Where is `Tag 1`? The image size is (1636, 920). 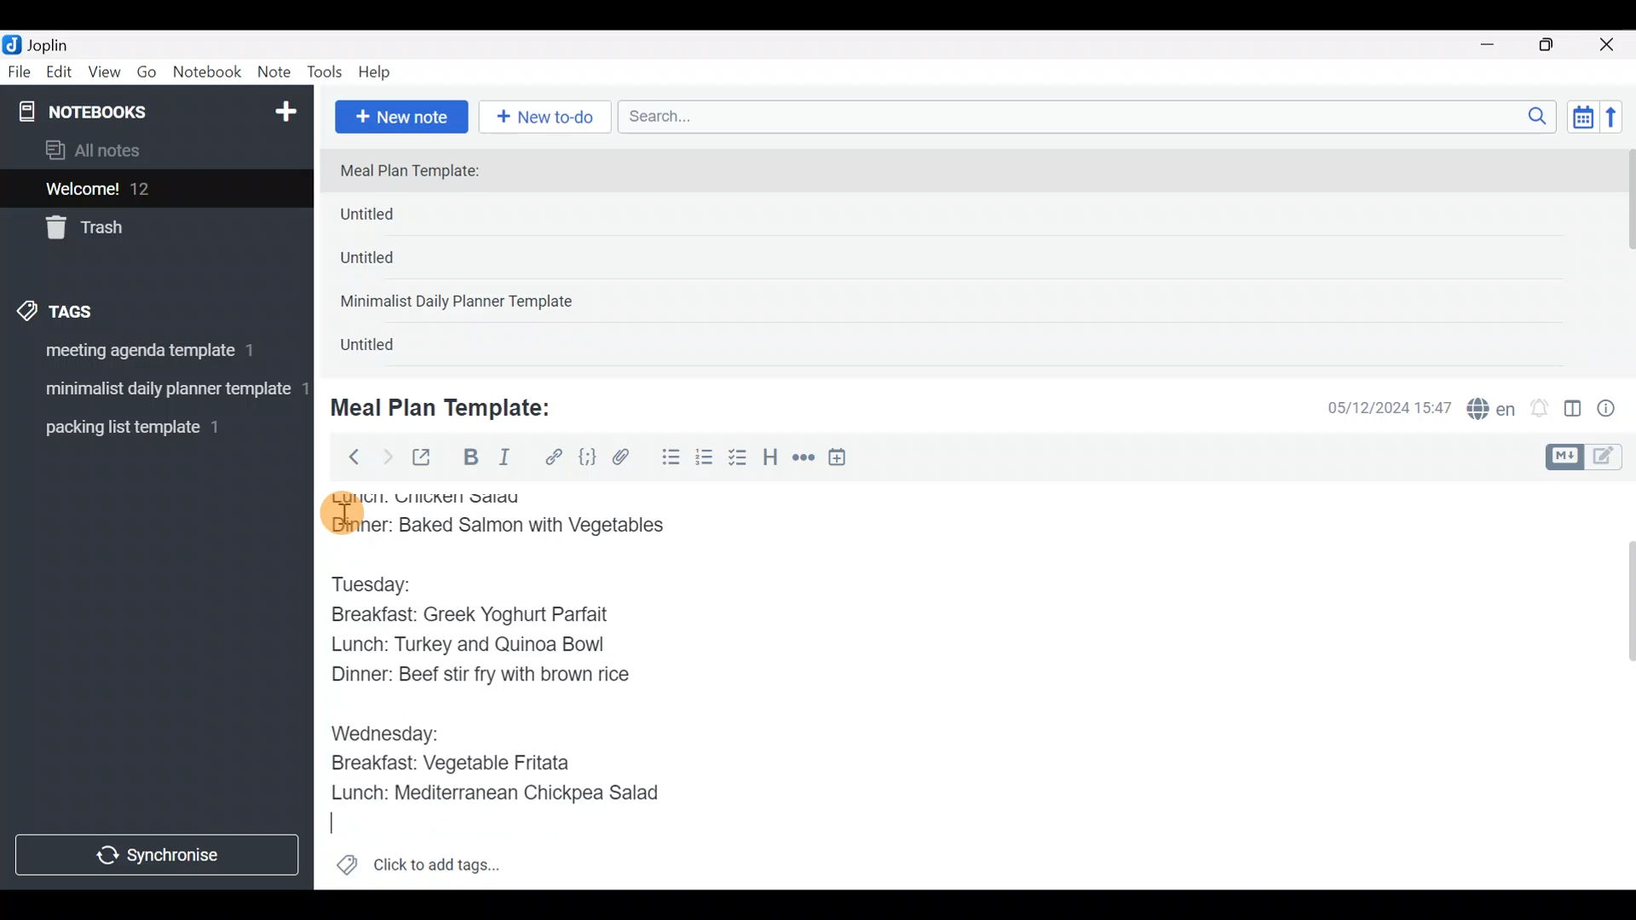
Tag 1 is located at coordinates (152, 355).